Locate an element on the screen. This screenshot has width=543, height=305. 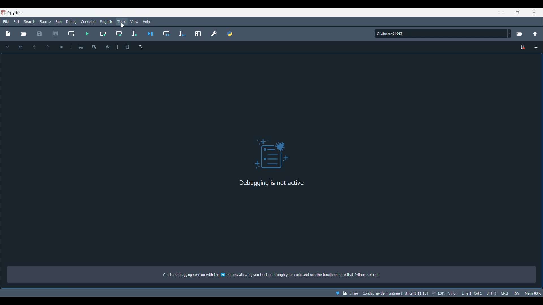
Preferences is located at coordinates (214, 34).